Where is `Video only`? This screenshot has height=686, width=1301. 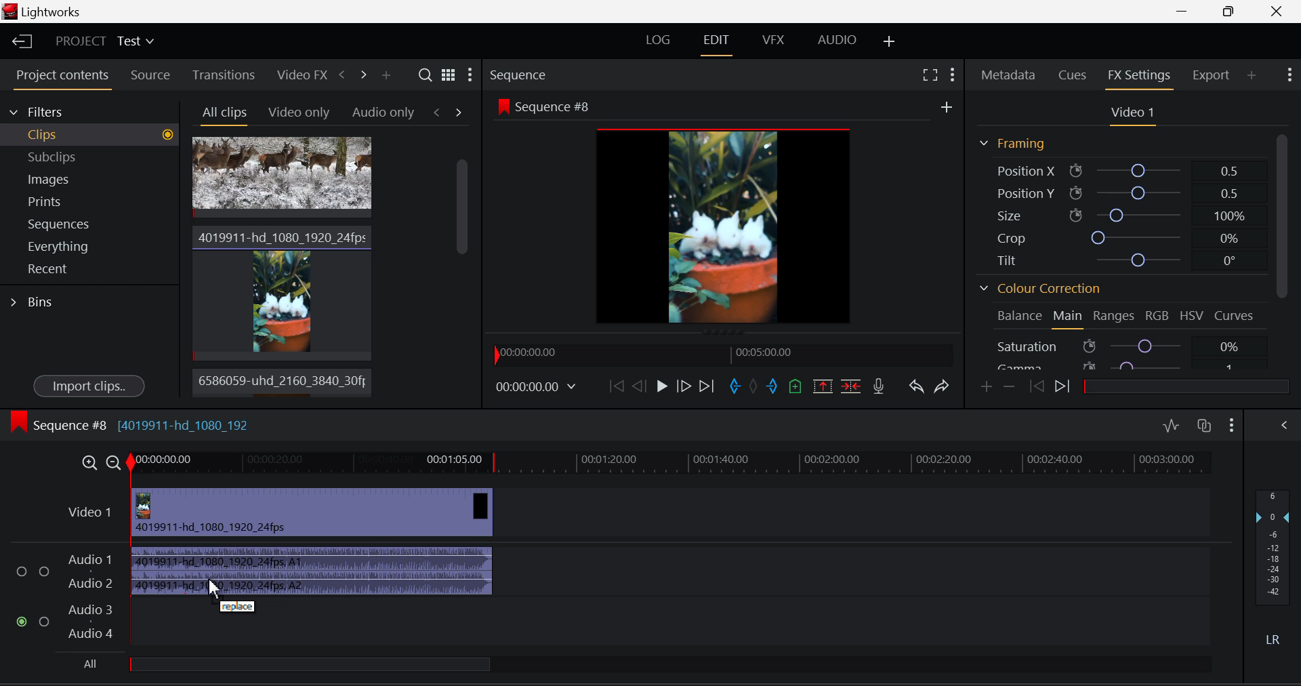 Video only is located at coordinates (297, 111).